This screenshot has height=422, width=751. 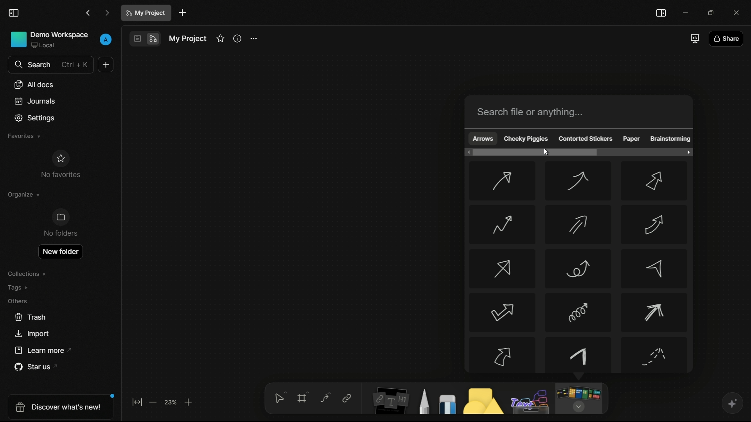 What do you see at coordinates (137, 39) in the screenshot?
I see `page mode` at bounding box center [137, 39].